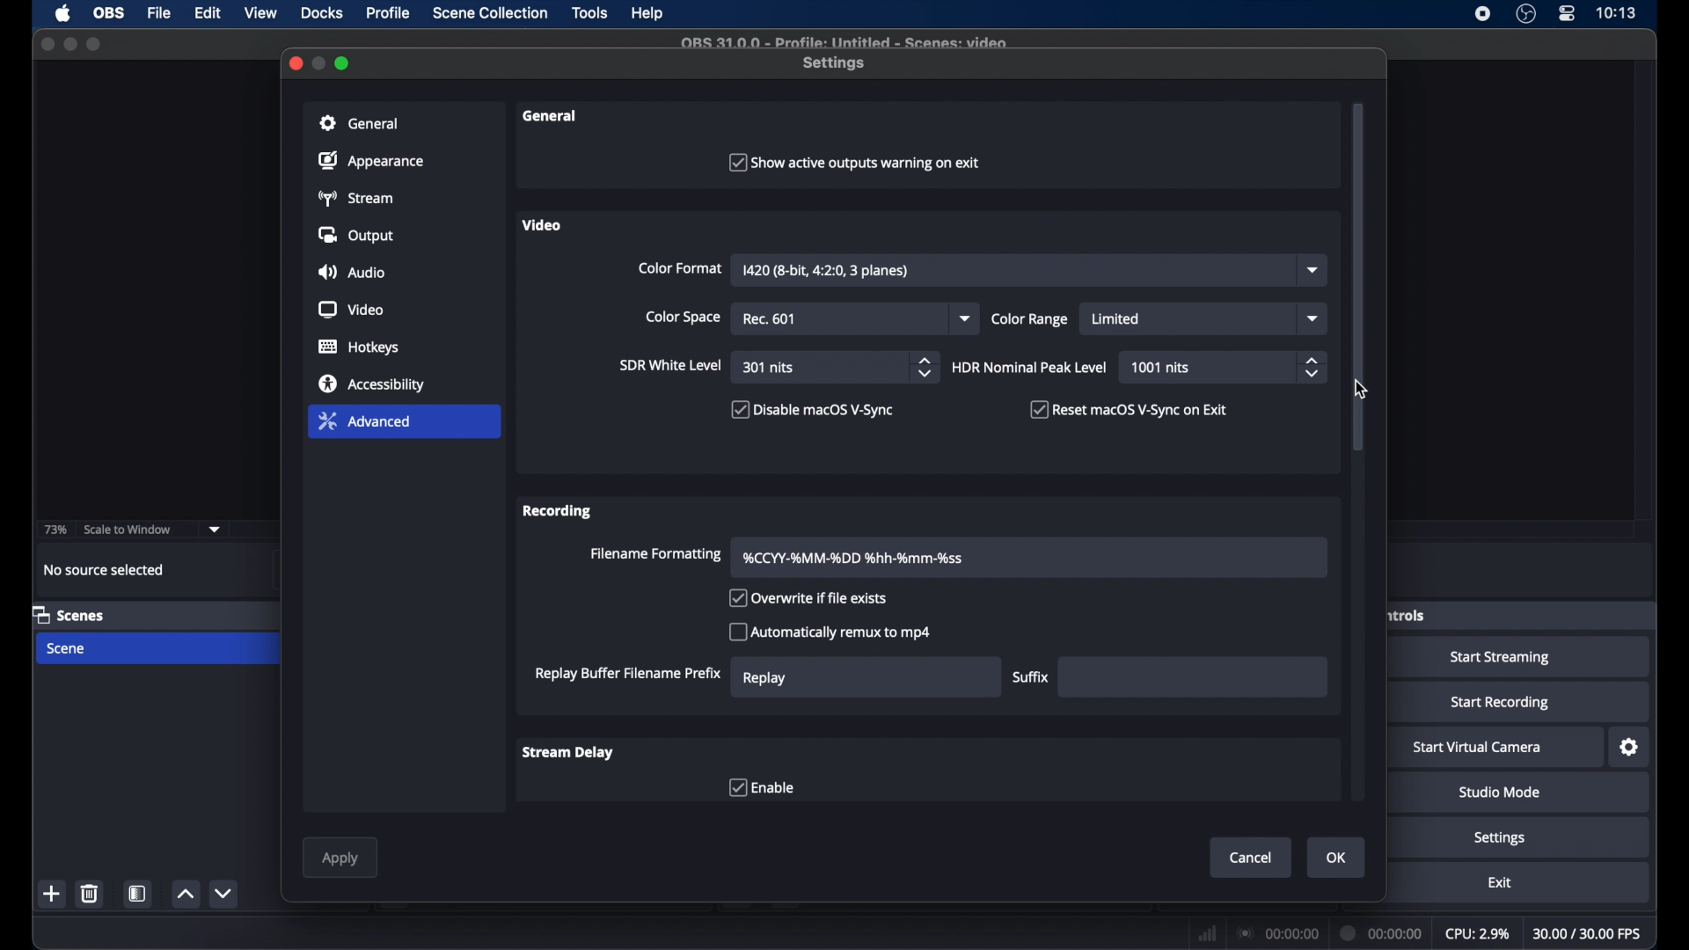  Describe the element at coordinates (1501, 658) in the screenshot. I see `start streaming` at that location.